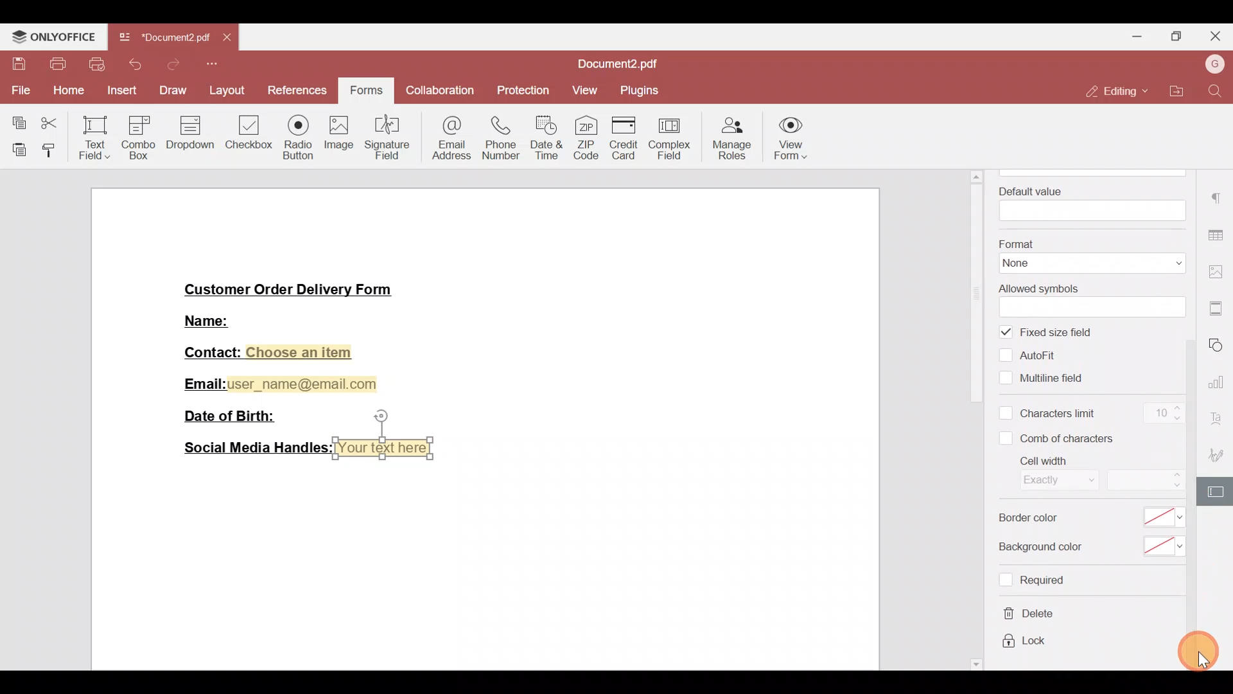 This screenshot has height=694, width=1233. I want to click on Close tab, so click(229, 40).